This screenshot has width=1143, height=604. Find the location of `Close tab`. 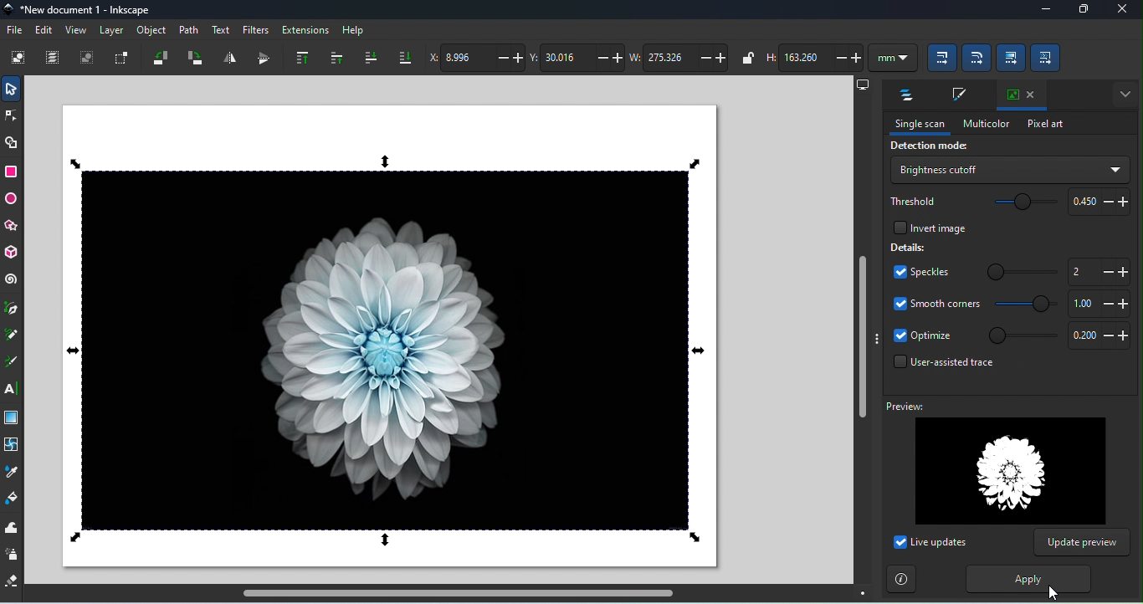

Close tab is located at coordinates (1020, 93).